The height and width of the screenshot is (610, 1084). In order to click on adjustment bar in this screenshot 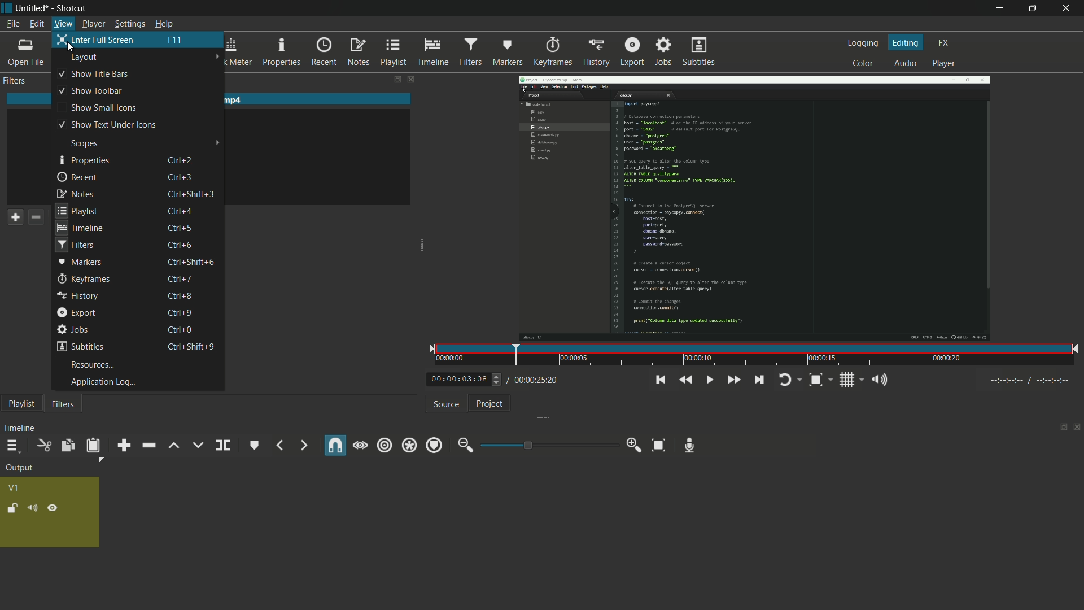, I will do `click(549, 445)`.